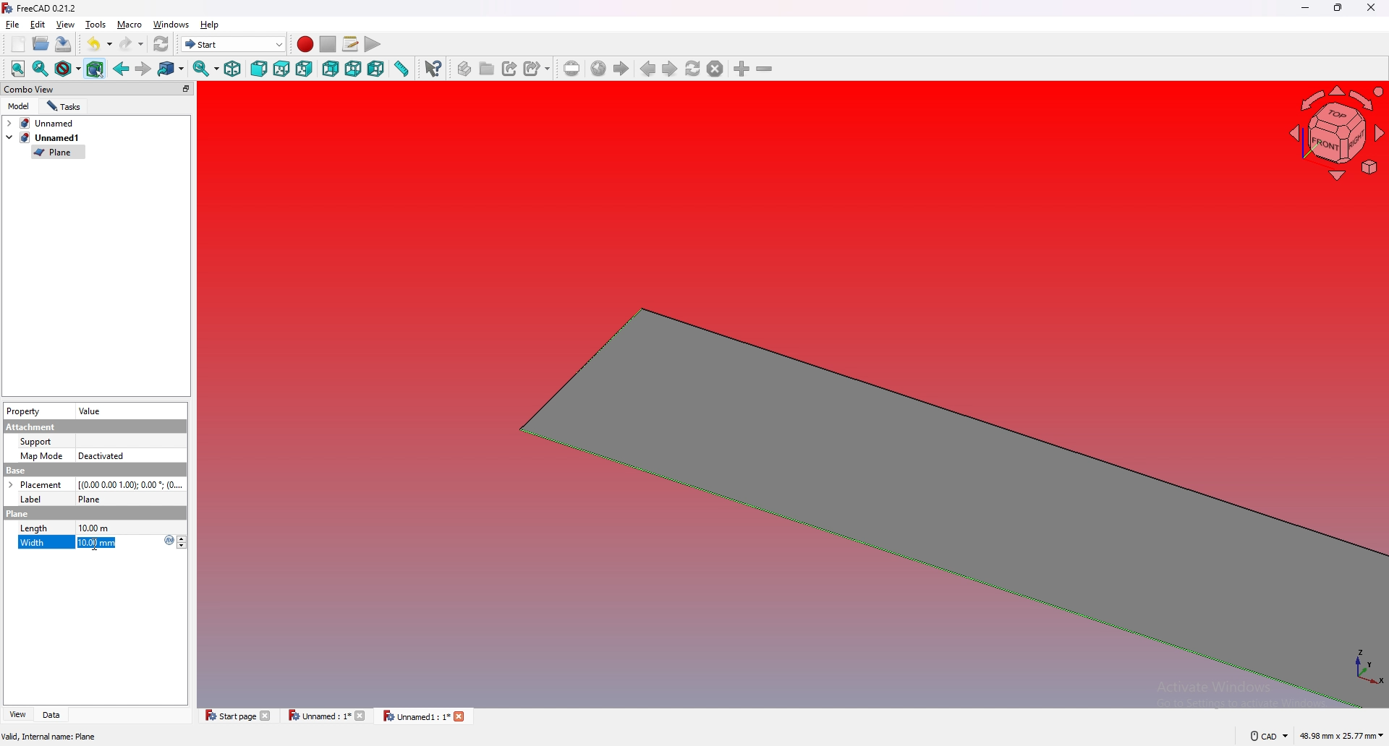 The height and width of the screenshot is (746, 1389). I want to click on record macros, so click(305, 45).